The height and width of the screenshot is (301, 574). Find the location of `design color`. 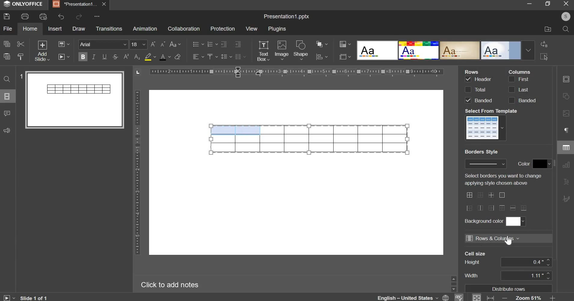

design color is located at coordinates (344, 44).